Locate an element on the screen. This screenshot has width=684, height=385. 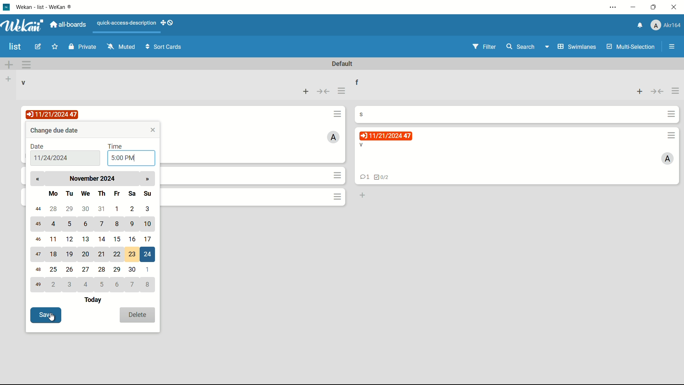
16 is located at coordinates (133, 239).